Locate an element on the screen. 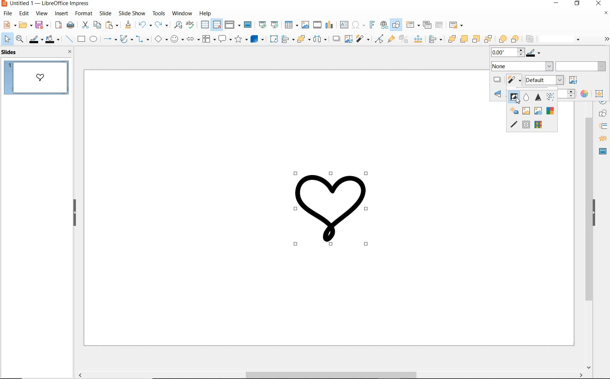  redo is located at coordinates (161, 25).